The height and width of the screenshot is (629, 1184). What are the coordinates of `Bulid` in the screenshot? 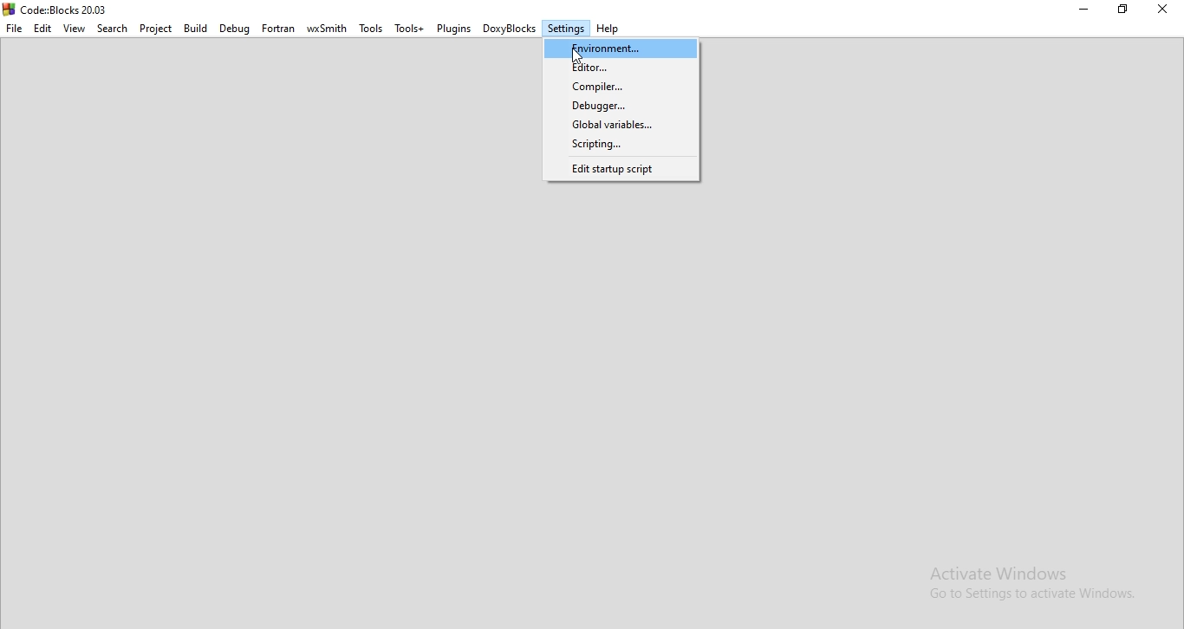 It's located at (195, 28).